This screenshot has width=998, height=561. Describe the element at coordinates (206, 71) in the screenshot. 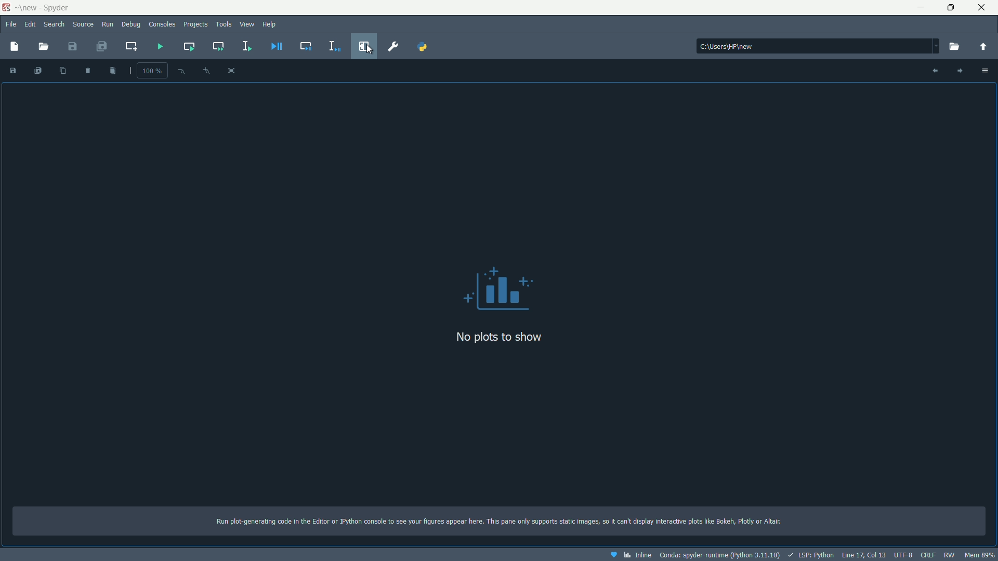

I see `zoom in` at that location.